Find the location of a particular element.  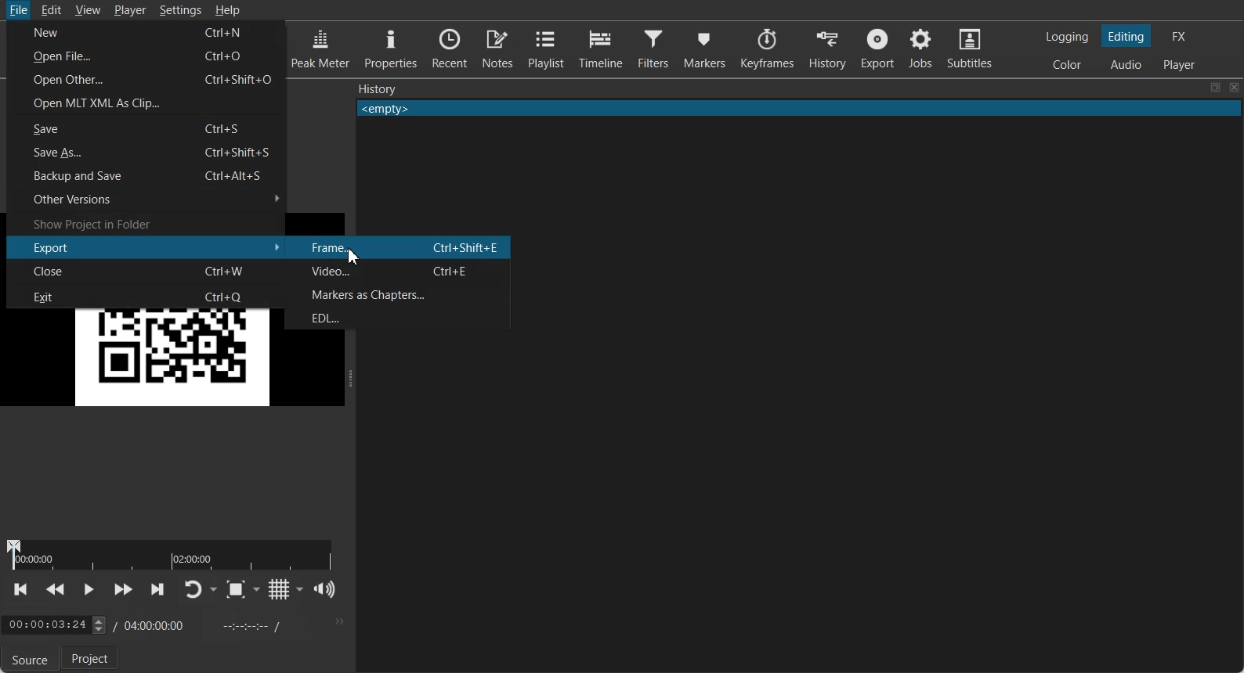

View is located at coordinates (89, 10).